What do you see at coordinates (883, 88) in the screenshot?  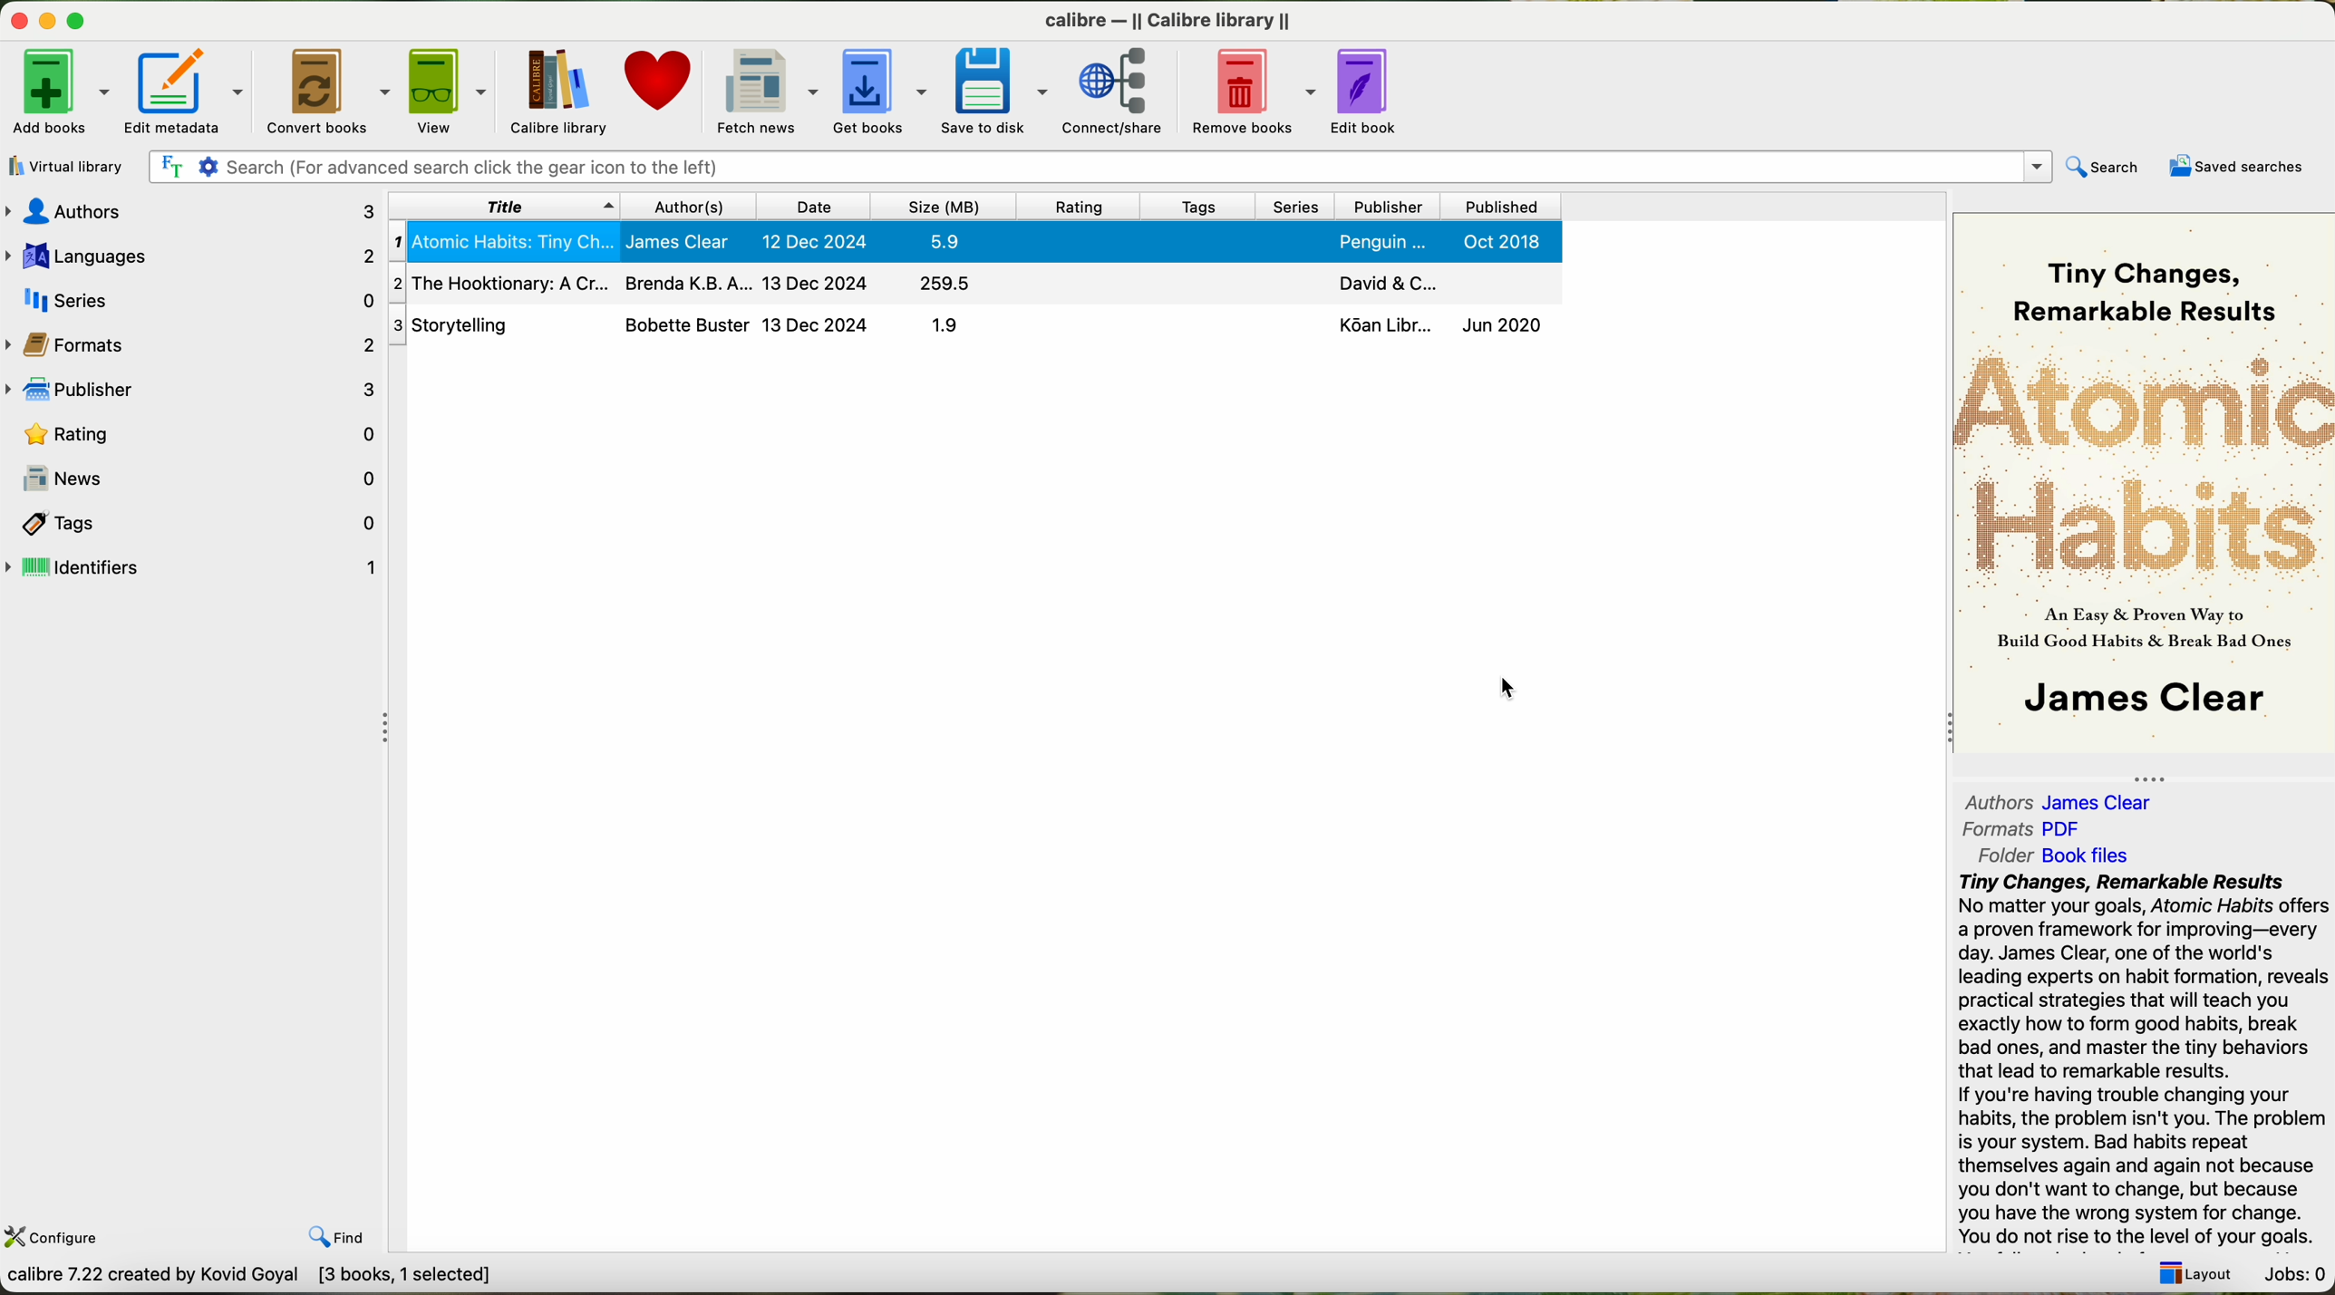 I see `get books` at bounding box center [883, 88].